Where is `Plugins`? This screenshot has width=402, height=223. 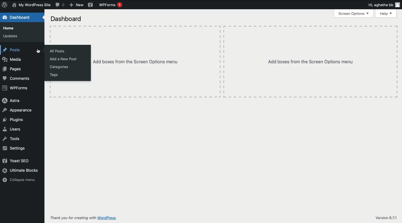
Plugins is located at coordinates (15, 120).